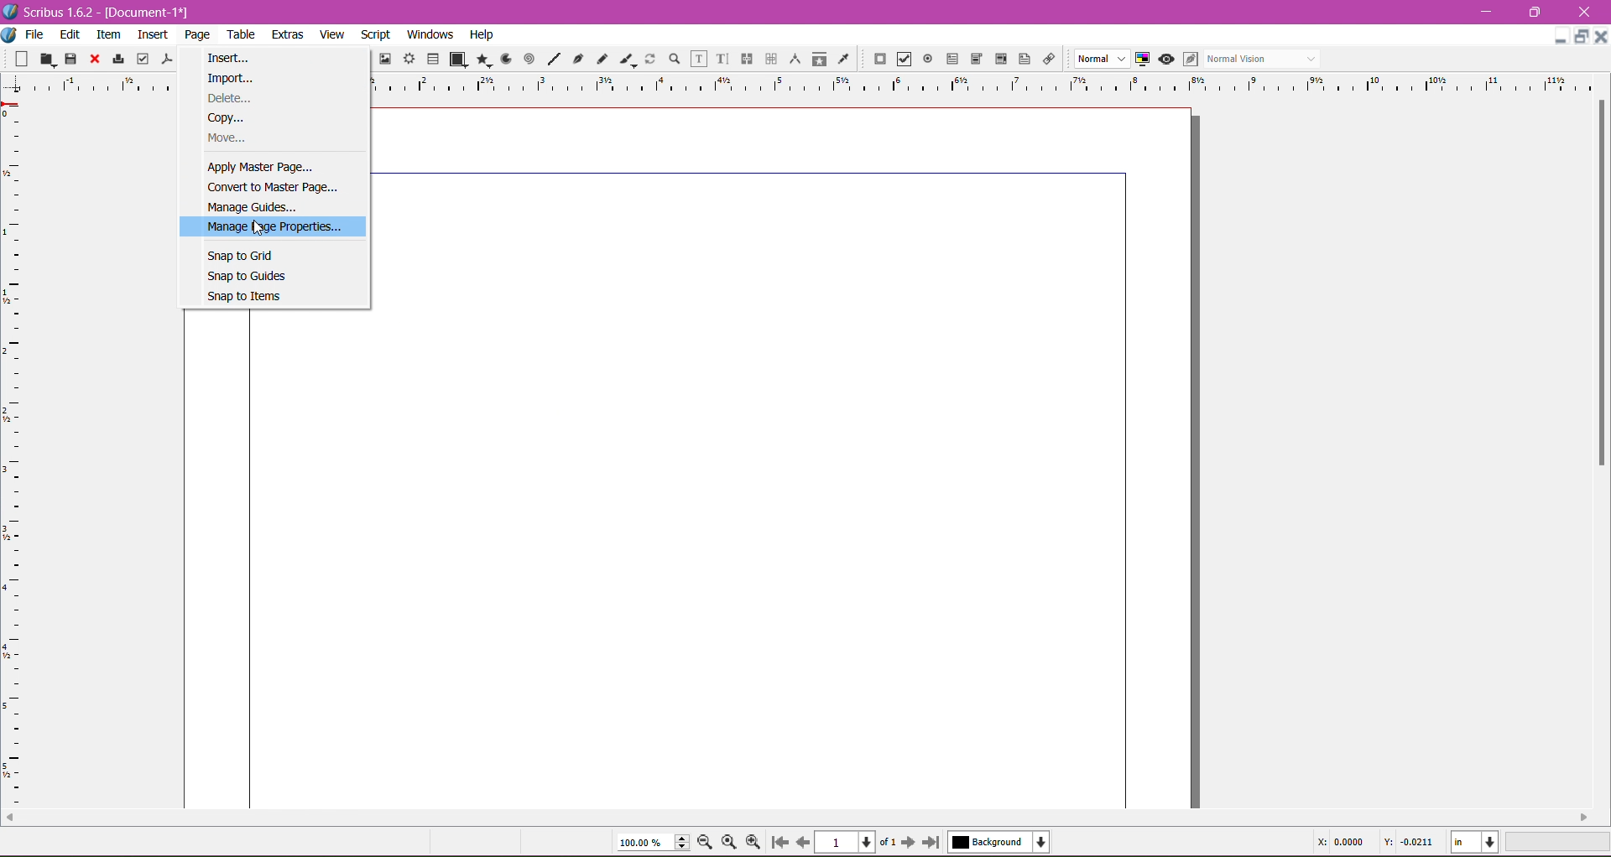 The height and width of the screenshot is (857, 1611). Describe the element at coordinates (246, 256) in the screenshot. I see `Snap to Grid` at that location.